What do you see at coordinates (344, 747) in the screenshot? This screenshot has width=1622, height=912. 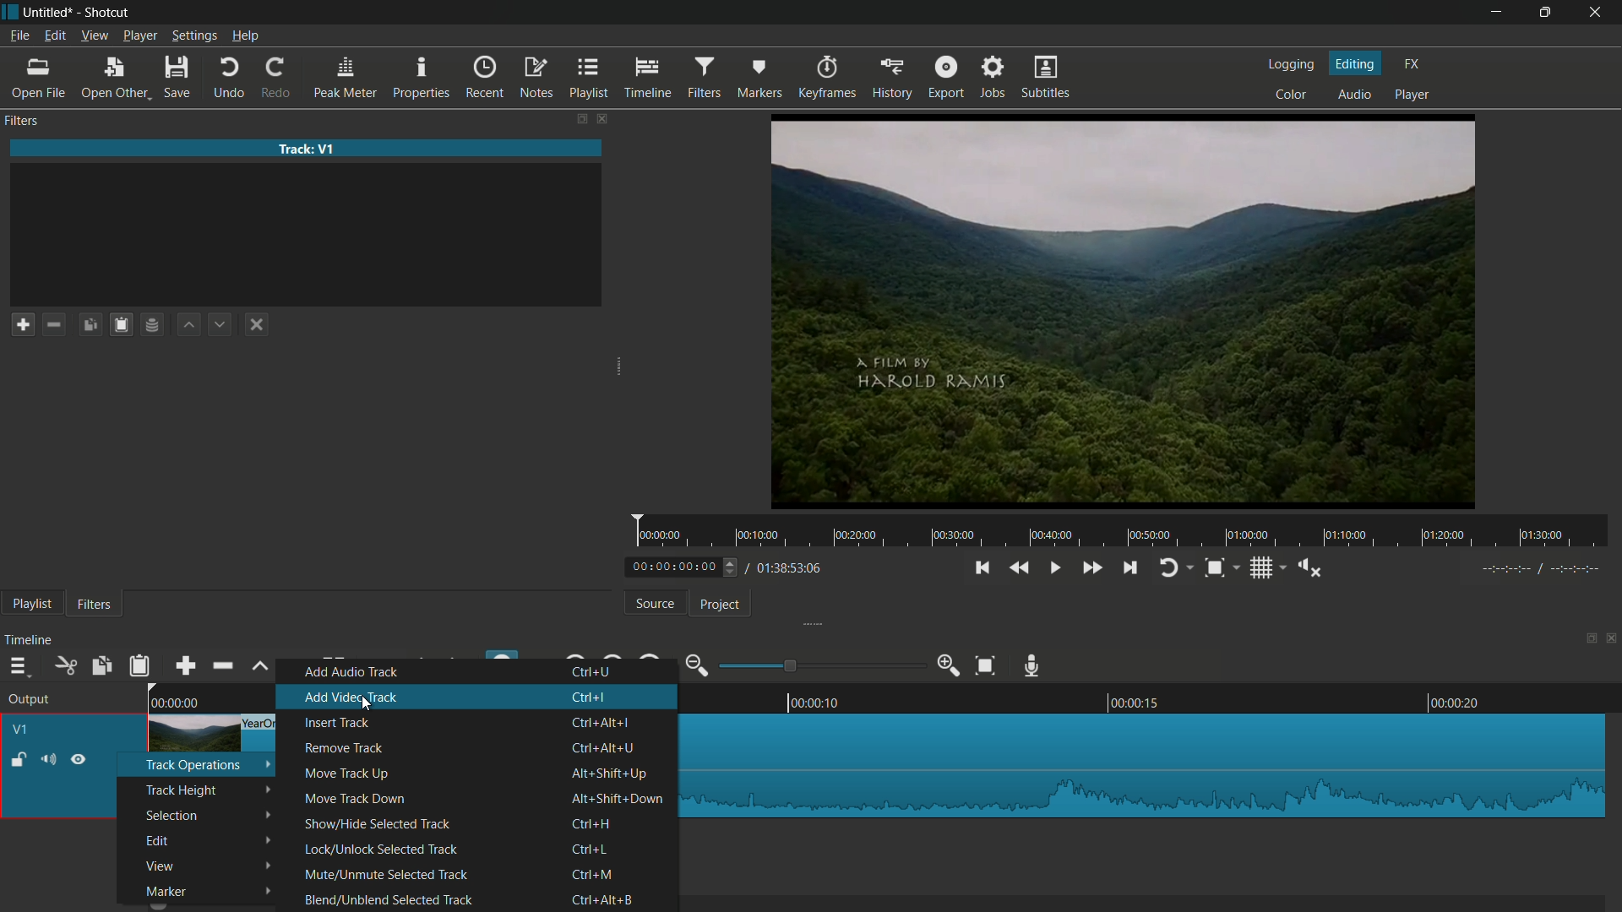 I see `remove track` at bounding box center [344, 747].